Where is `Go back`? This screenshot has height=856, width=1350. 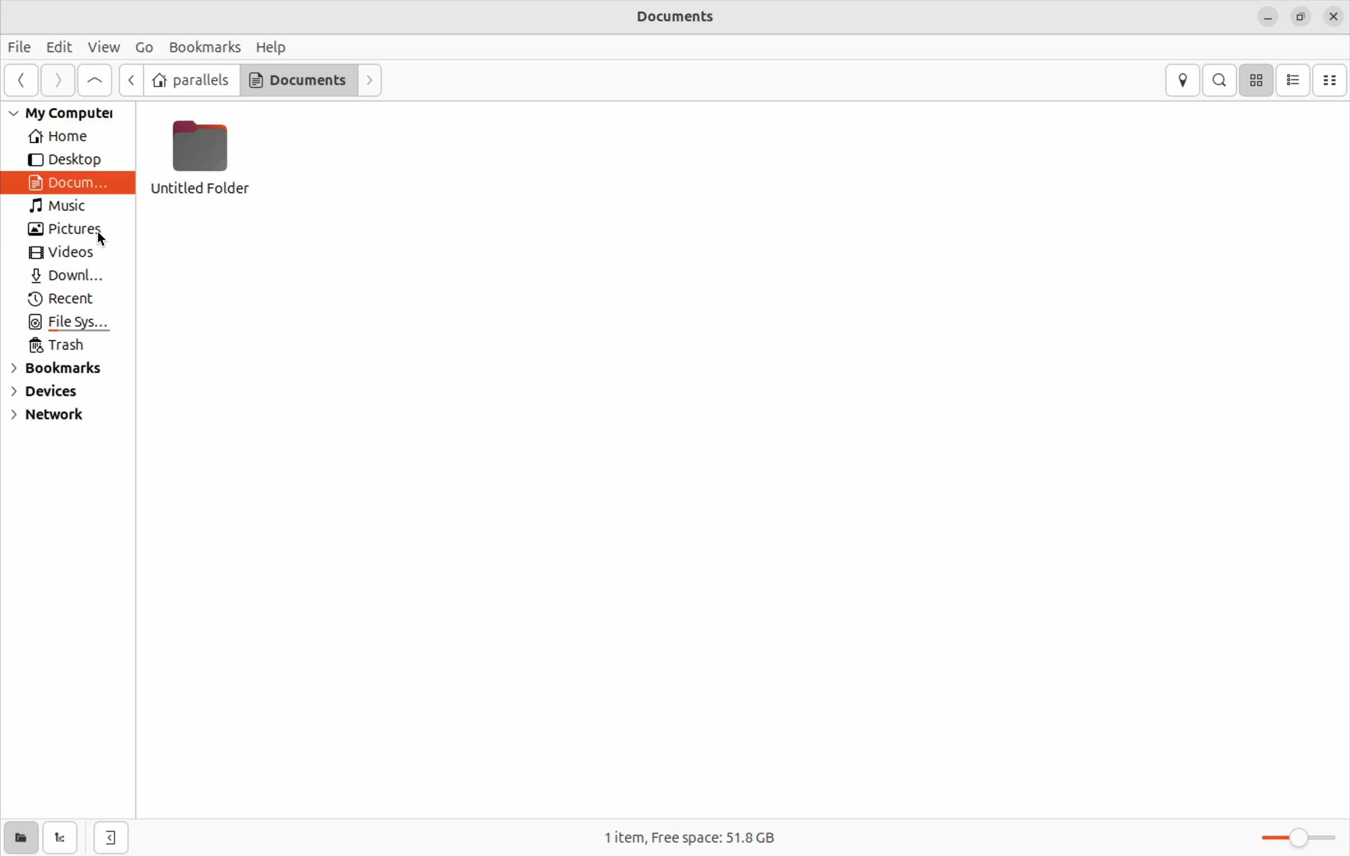 Go back is located at coordinates (130, 80).